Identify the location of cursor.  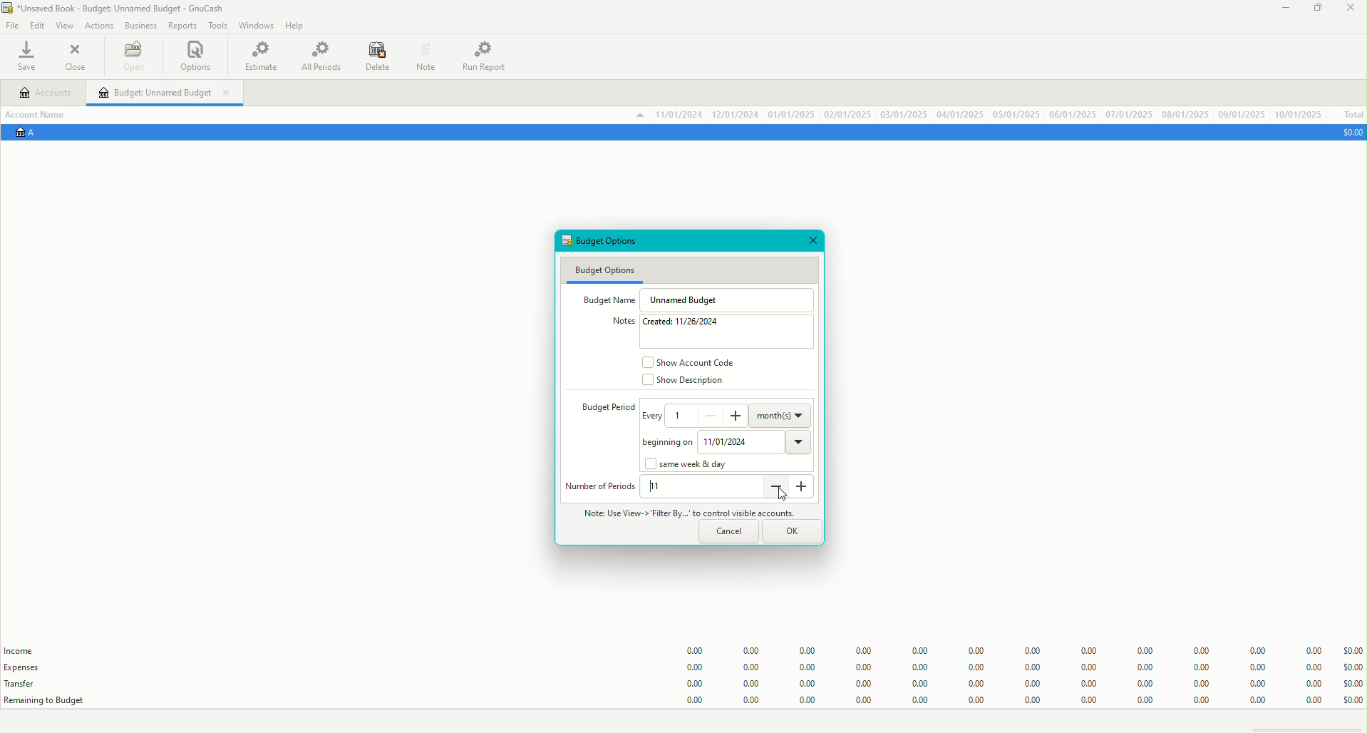
(782, 496).